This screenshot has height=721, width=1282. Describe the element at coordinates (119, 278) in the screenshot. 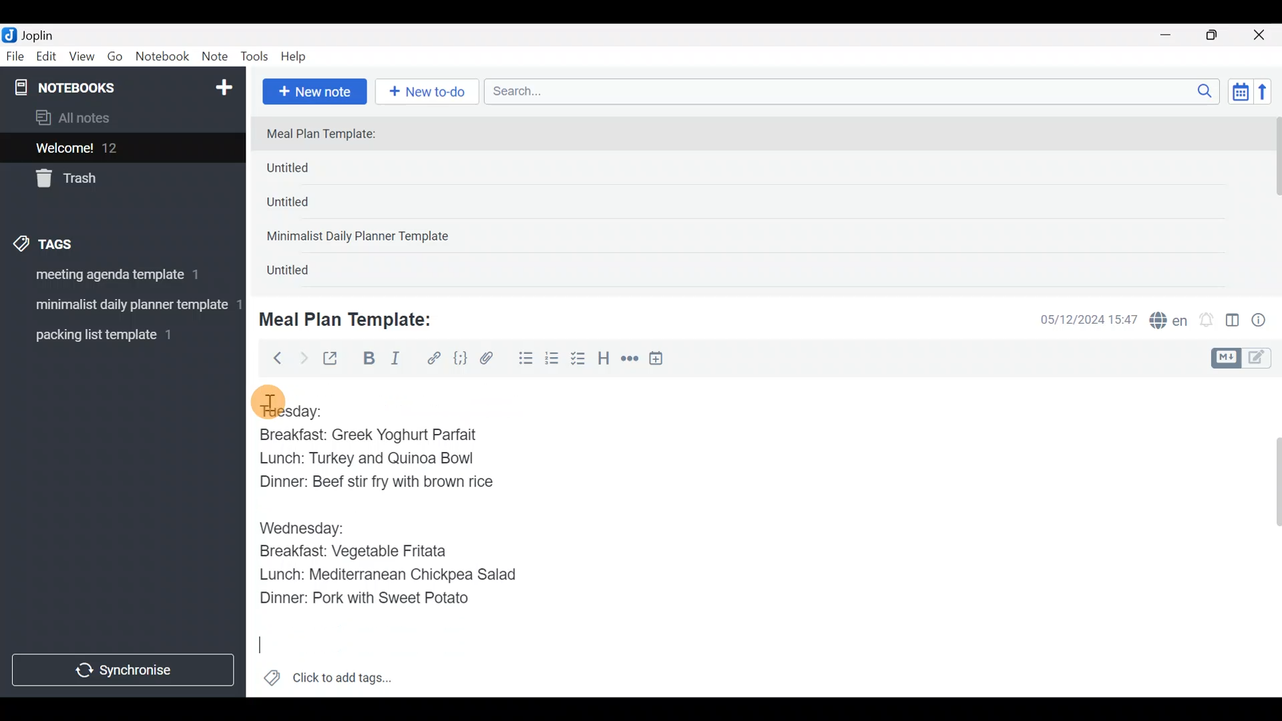

I see `Tag 1` at that location.